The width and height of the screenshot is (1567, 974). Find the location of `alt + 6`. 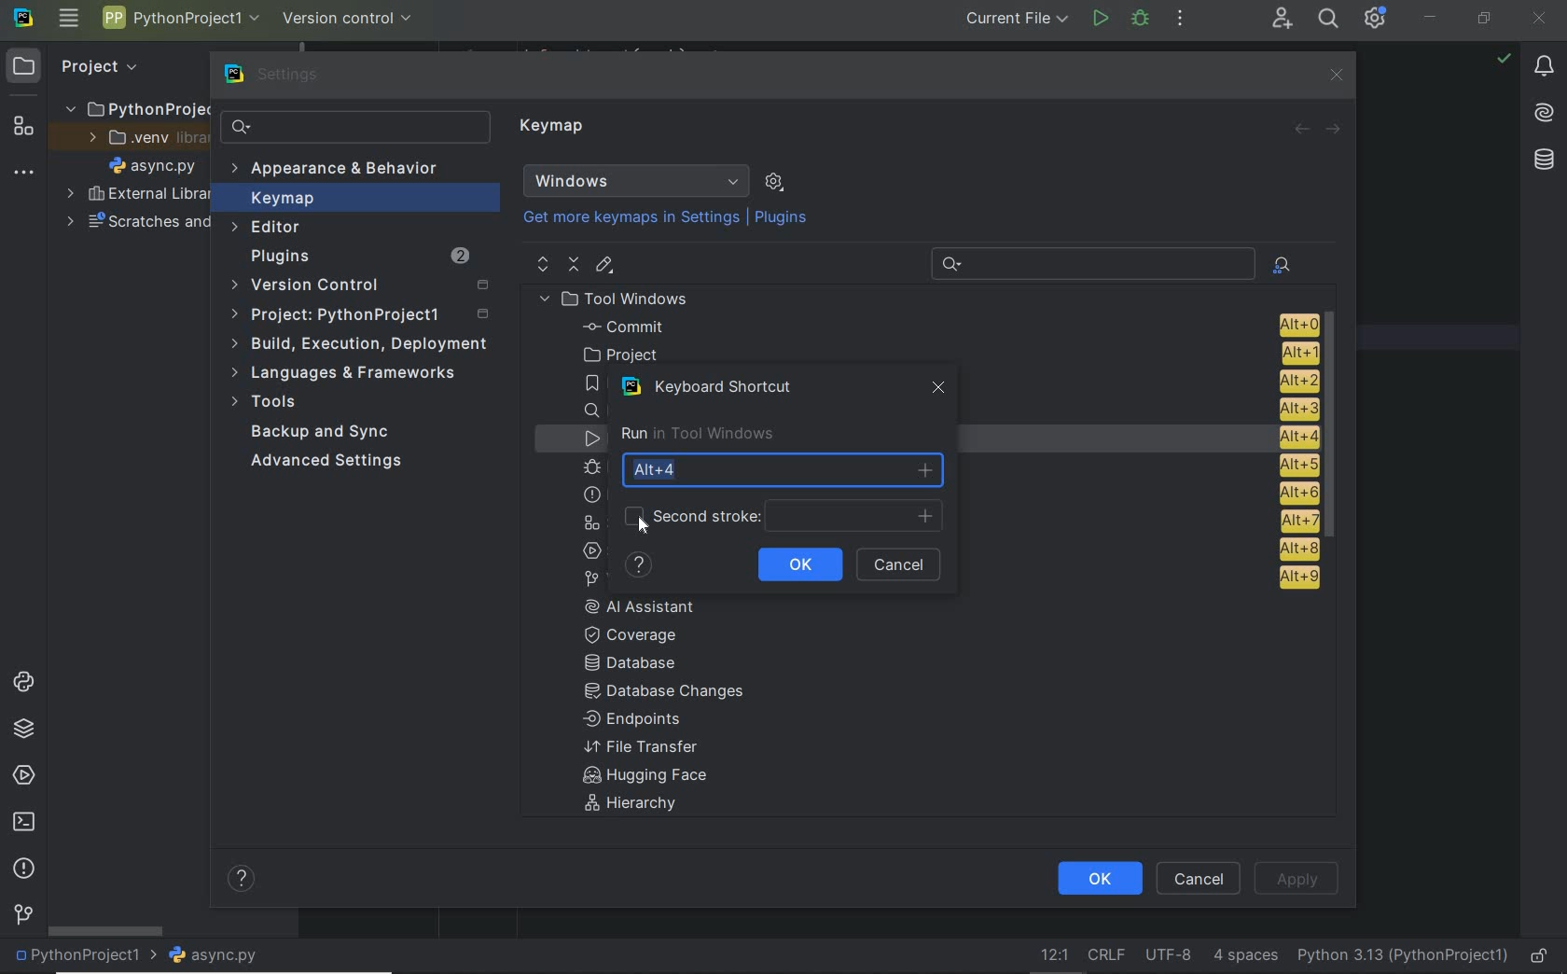

alt + 6 is located at coordinates (1297, 494).